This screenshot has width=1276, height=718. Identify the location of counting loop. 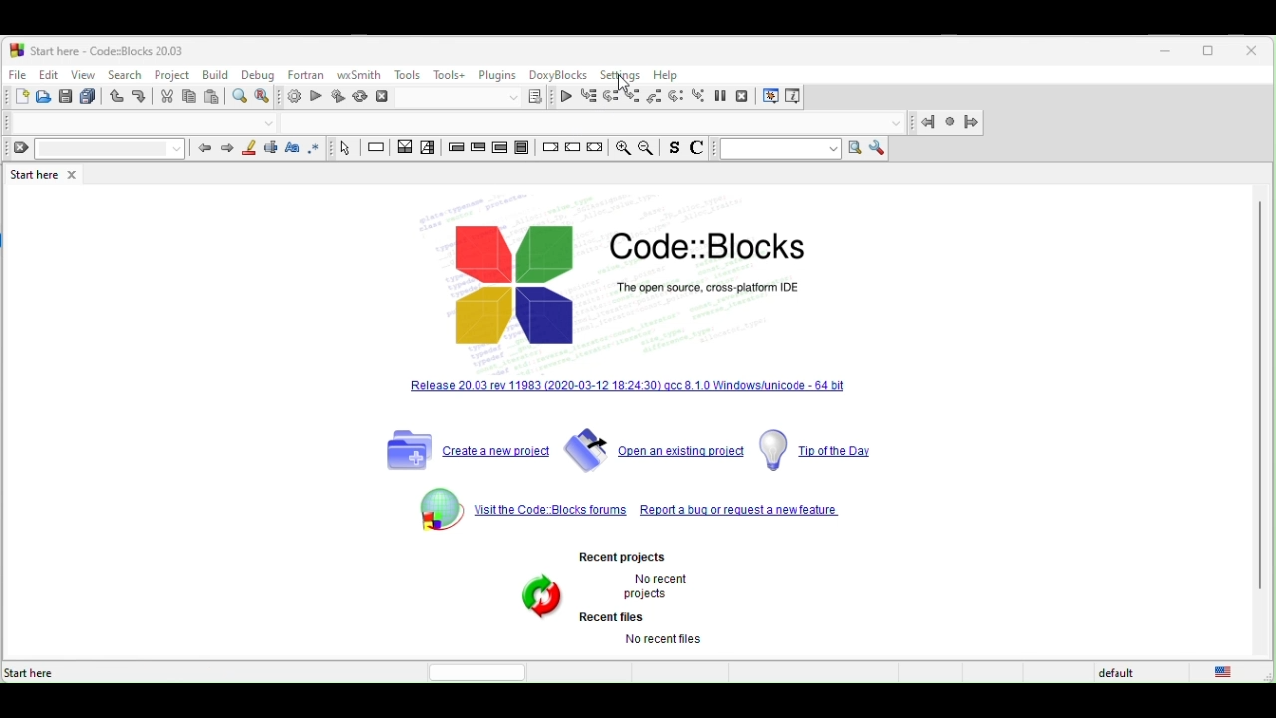
(502, 148).